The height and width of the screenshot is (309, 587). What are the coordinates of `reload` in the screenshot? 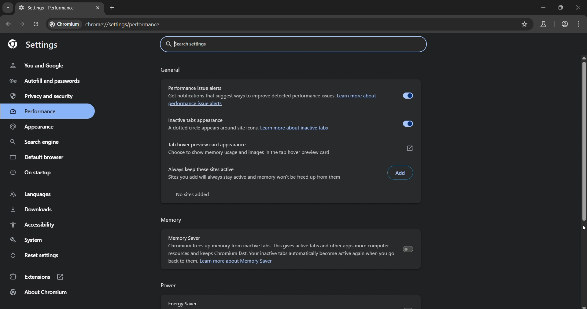 It's located at (38, 24).